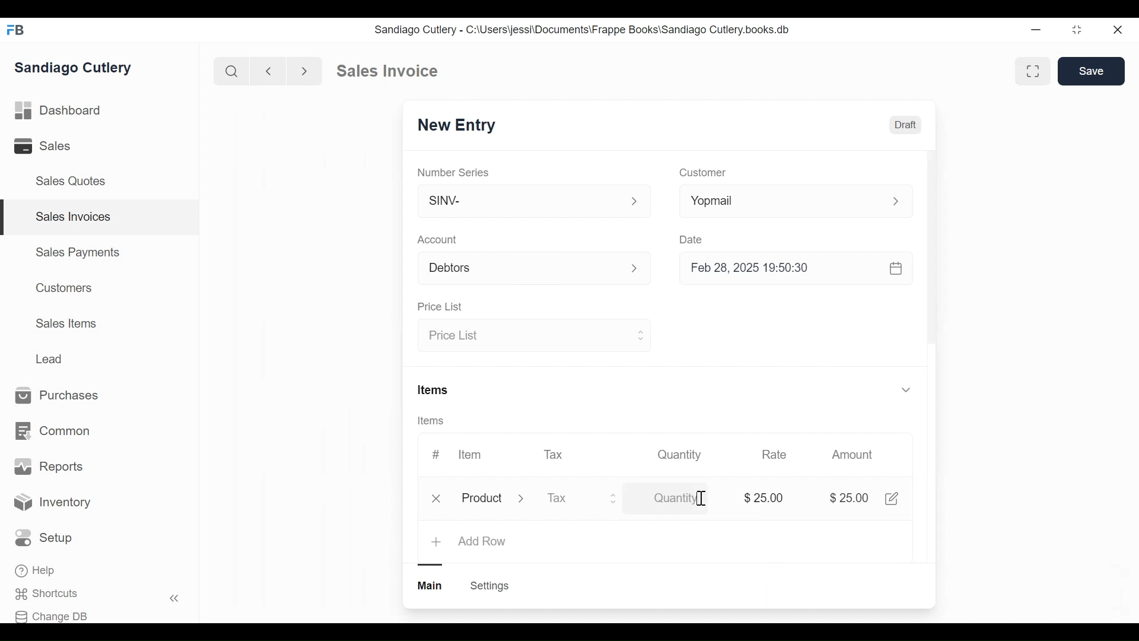 This screenshot has width=1139, height=641. What do you see at coordinates (1092, 71) in the screenshot?
I see `Save ` at bounding box center [1092, 71].